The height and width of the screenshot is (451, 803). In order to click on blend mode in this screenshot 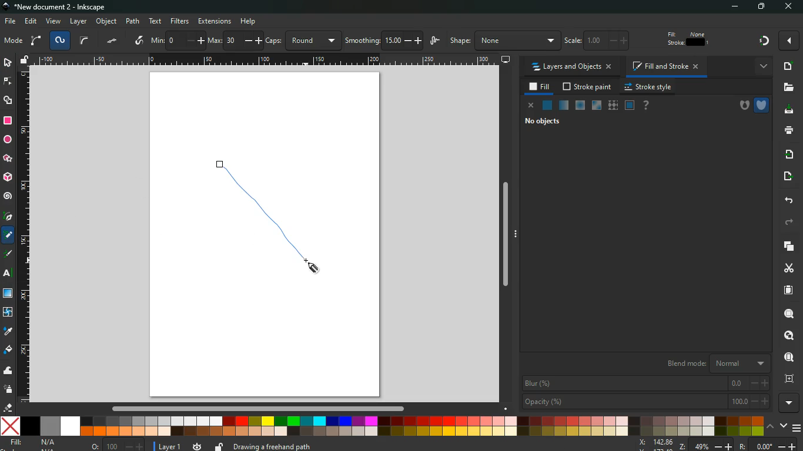, I will do `click(710, 362)`.